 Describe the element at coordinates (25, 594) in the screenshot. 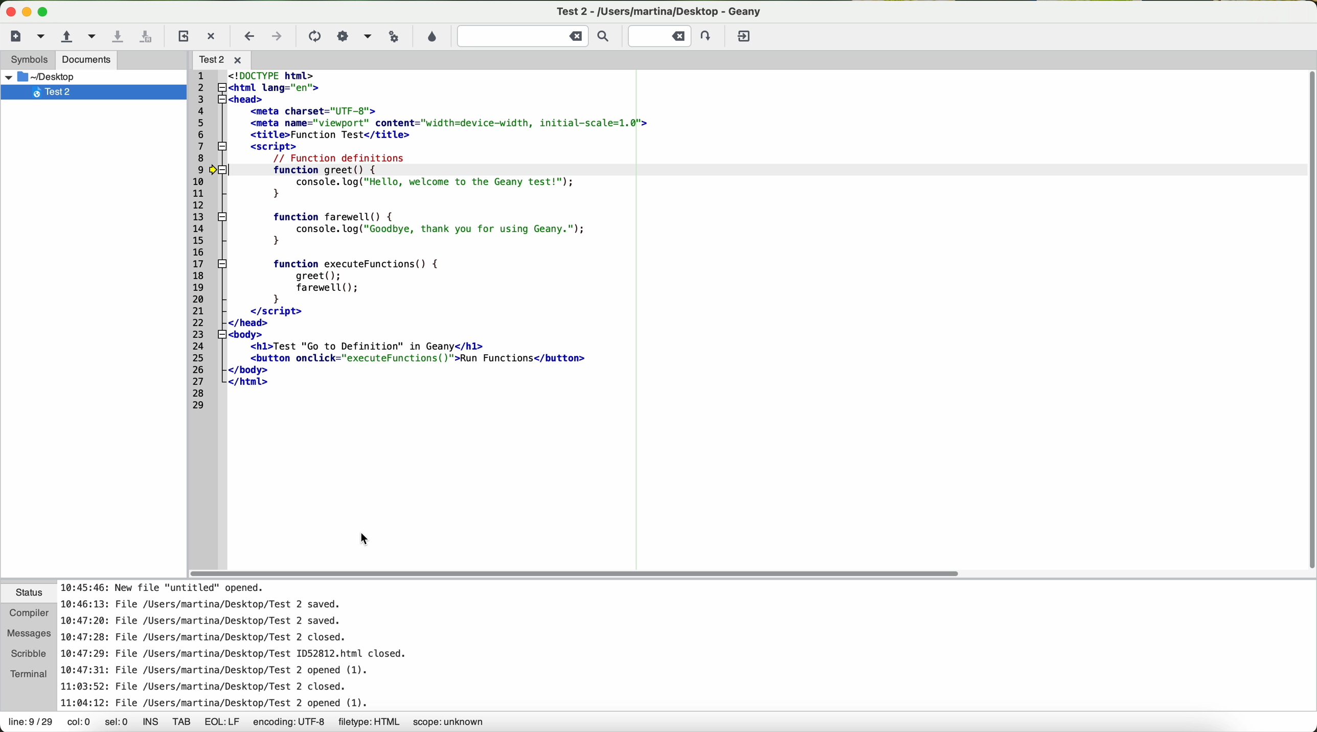

I see `status` at that location.